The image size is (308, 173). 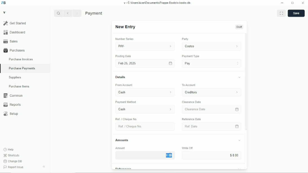 What do you see at coordinates (25, 32) in the screenshot?
I see `Dashboard` at bounding box center [25, 32].